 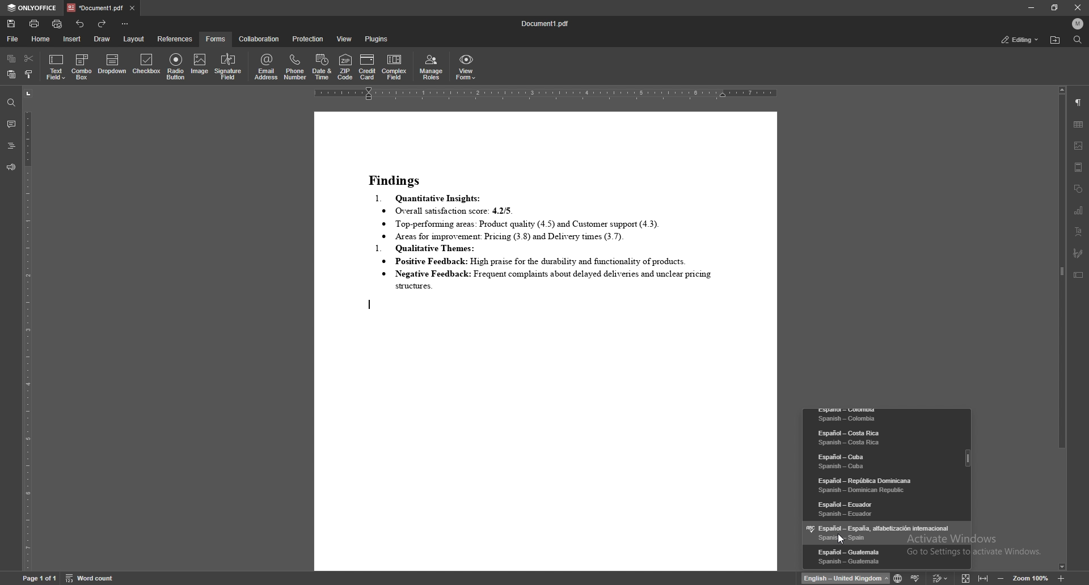 What do you see at coordinates (32, 8) in the screenshot?
I see `onlyoffice` at bounding box center [32, 8].